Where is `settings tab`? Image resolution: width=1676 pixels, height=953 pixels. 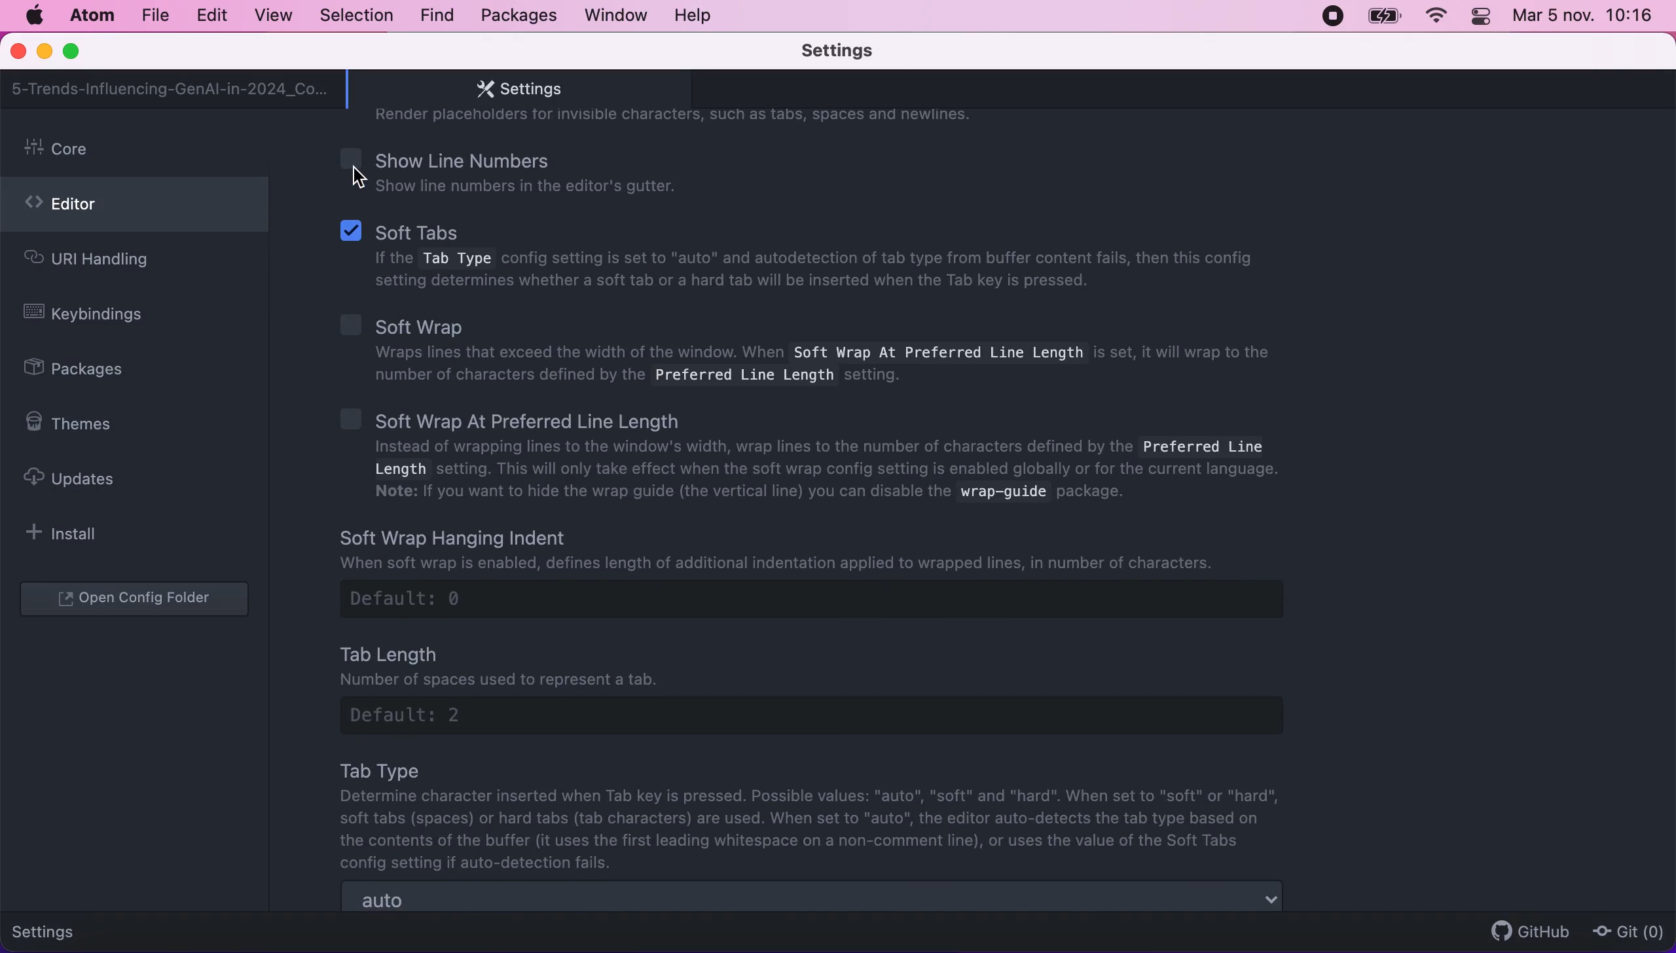 settings tab is located at coordinates (513, 89).